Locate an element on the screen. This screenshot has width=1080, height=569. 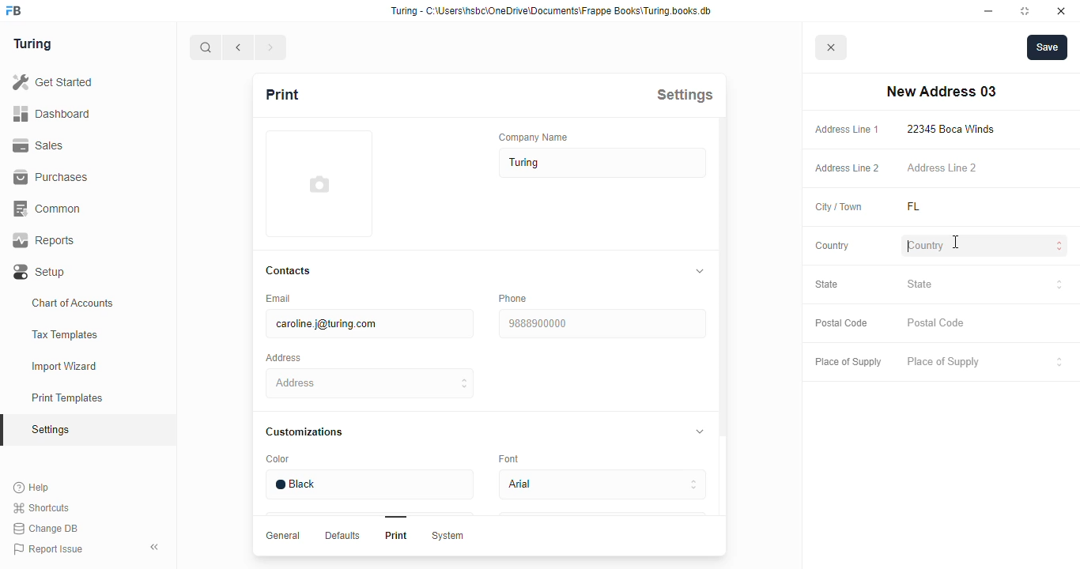
get started is located at coordinates (52, 82).